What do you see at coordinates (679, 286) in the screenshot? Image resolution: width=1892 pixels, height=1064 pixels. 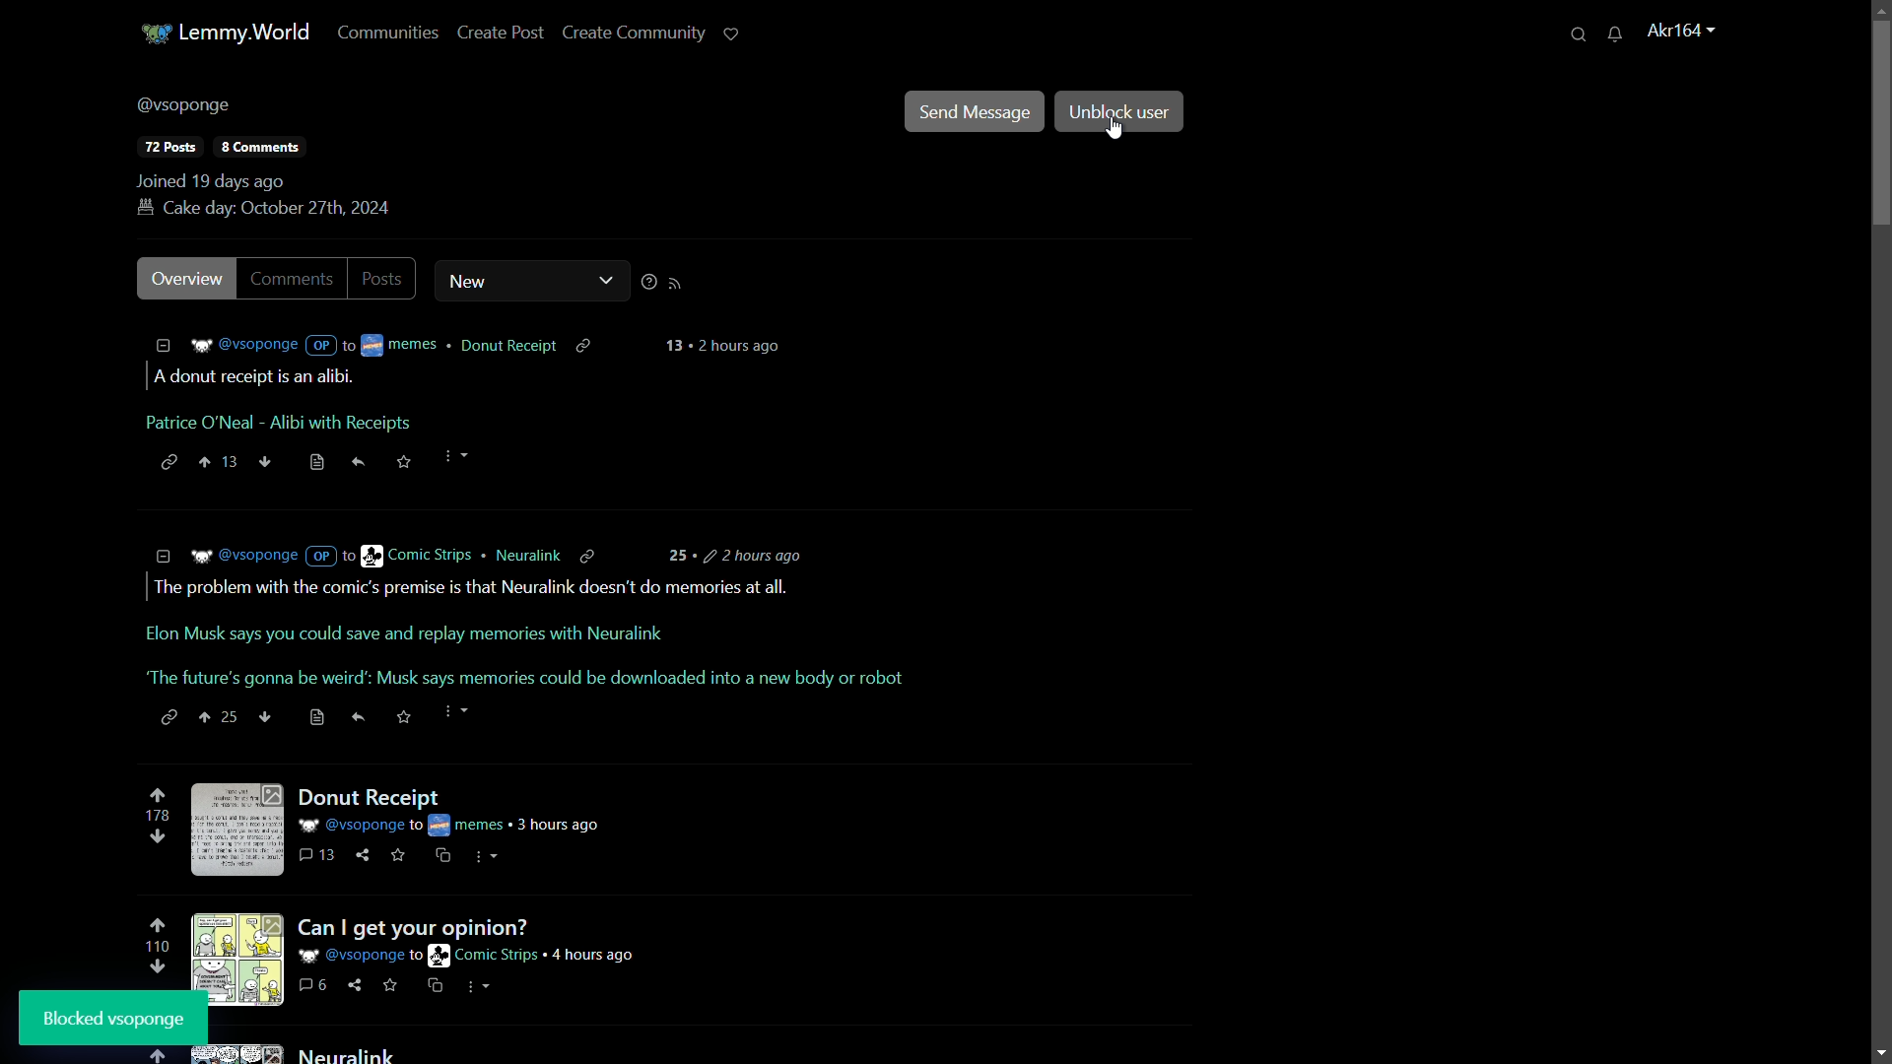 I see `rss` at bounding box center [679, 286].